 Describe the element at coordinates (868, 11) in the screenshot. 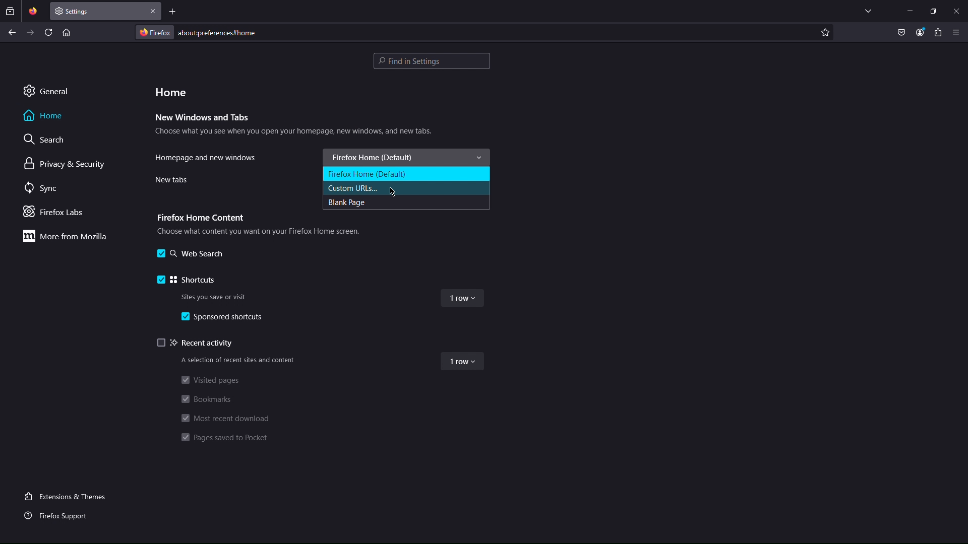

I see `List all tabs` at that location.